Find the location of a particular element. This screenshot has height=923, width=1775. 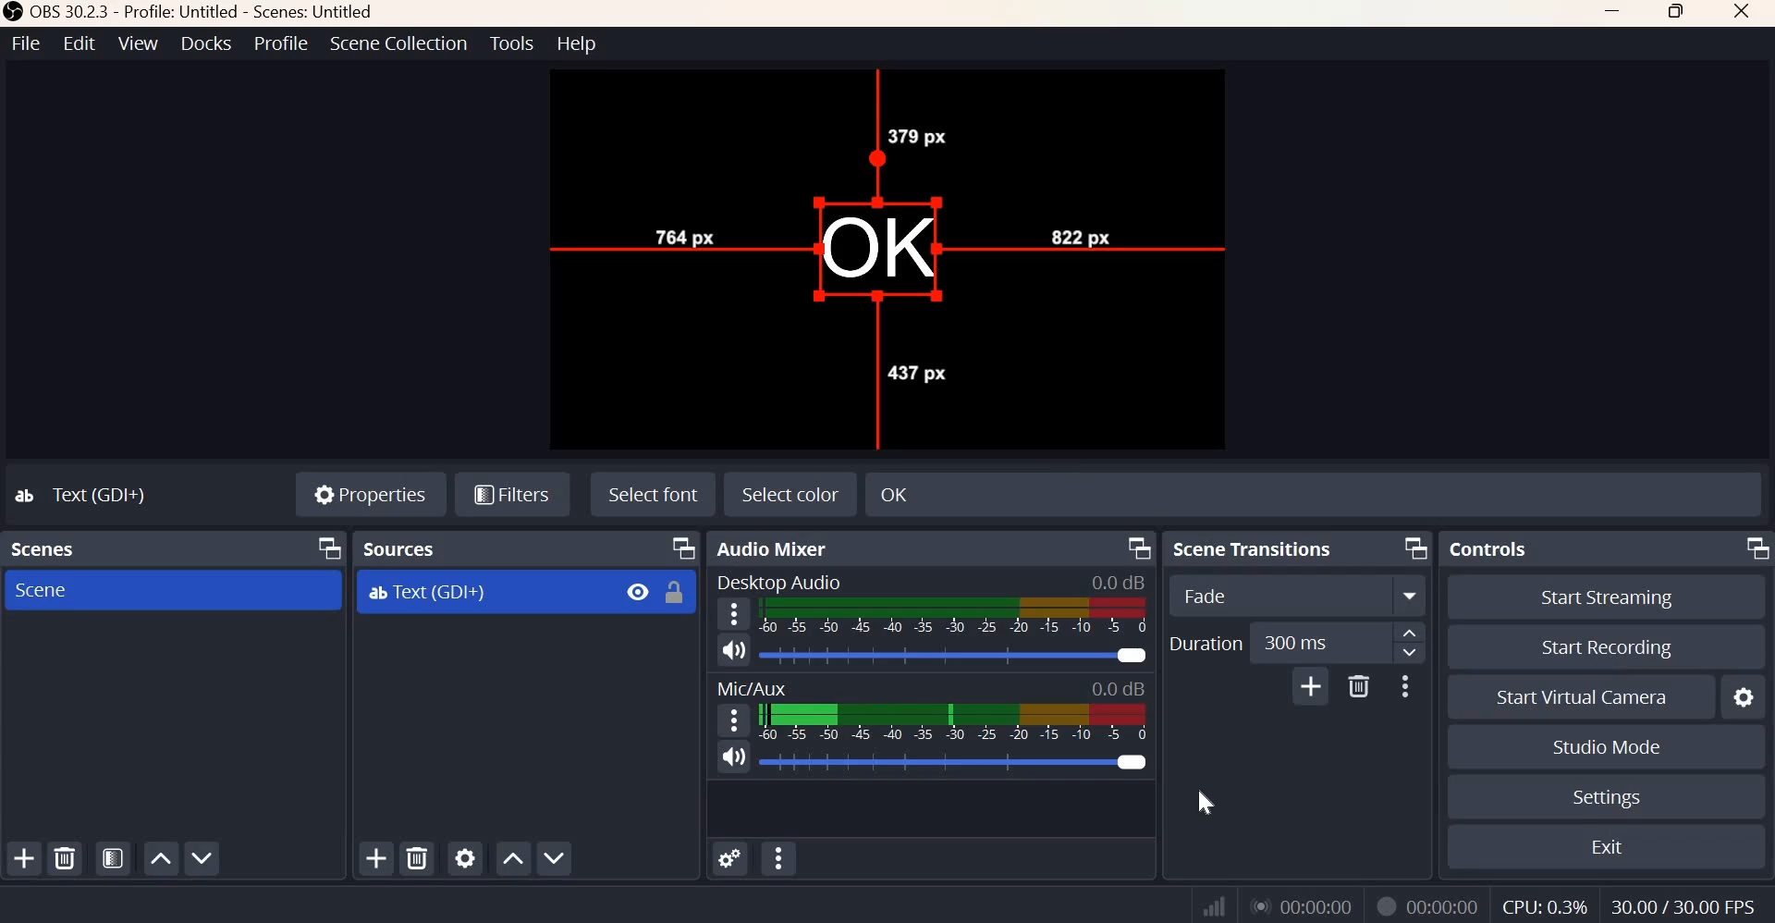

hamburger menu is located at coordinates (731, 720).